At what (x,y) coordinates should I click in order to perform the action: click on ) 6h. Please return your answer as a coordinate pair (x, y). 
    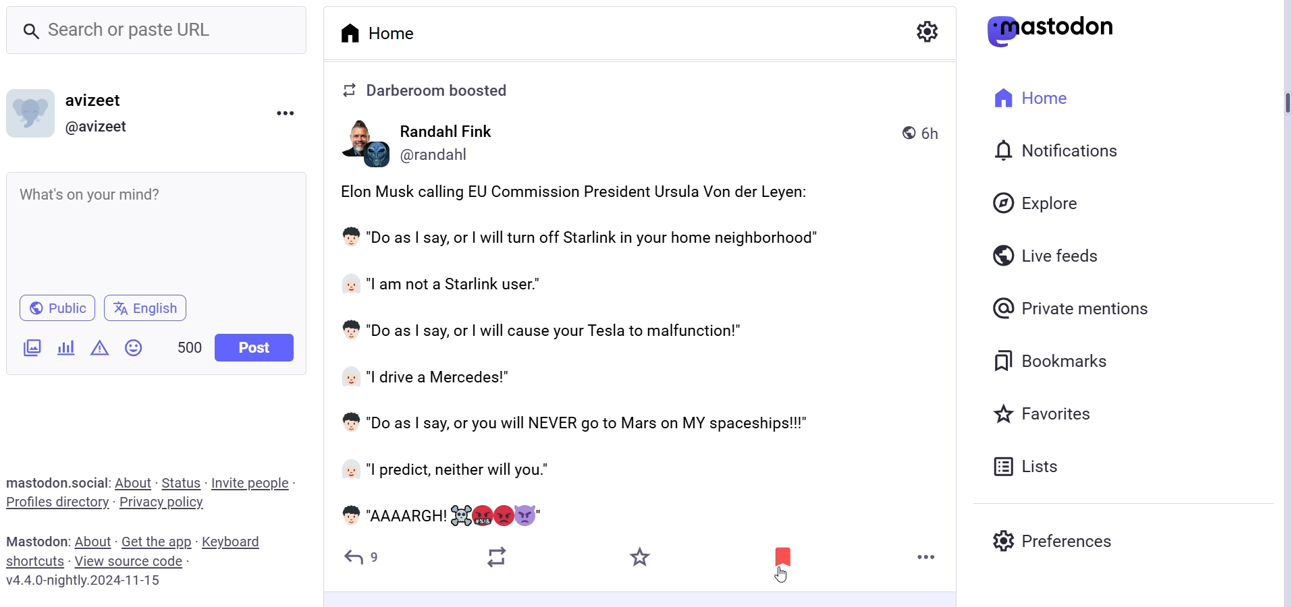
    Looking at the image, I should click on (915, 132).